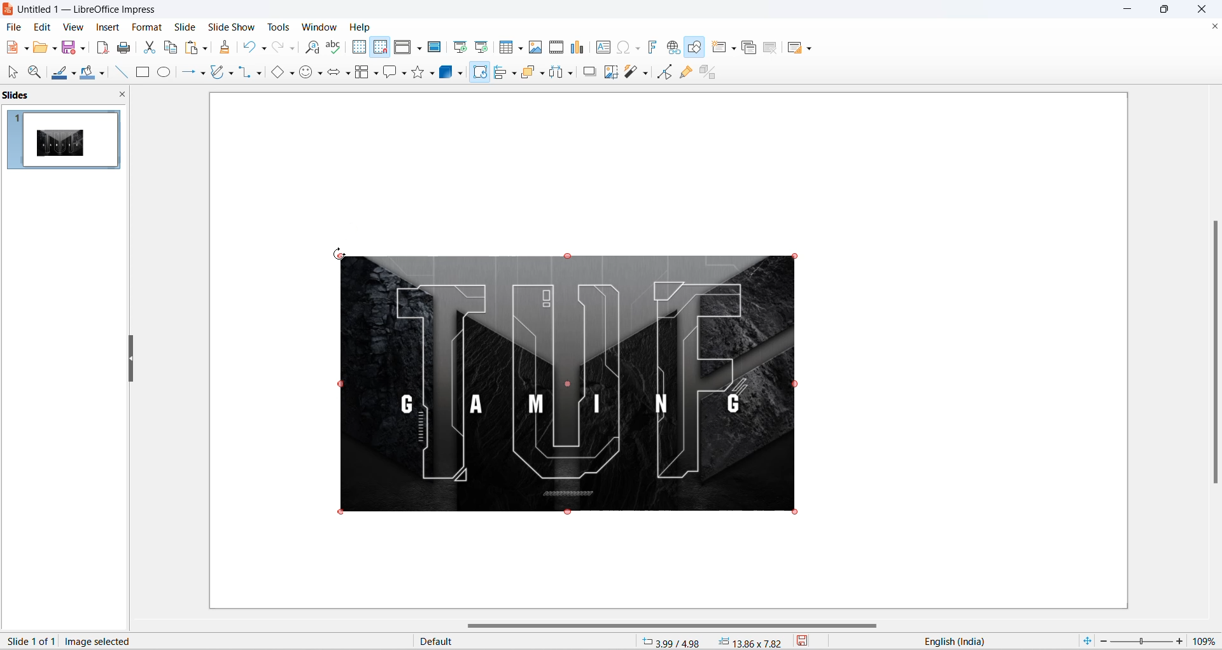 This screenshot has width=1222, height=650. I want to click on image selection markup, so click(796, 514).